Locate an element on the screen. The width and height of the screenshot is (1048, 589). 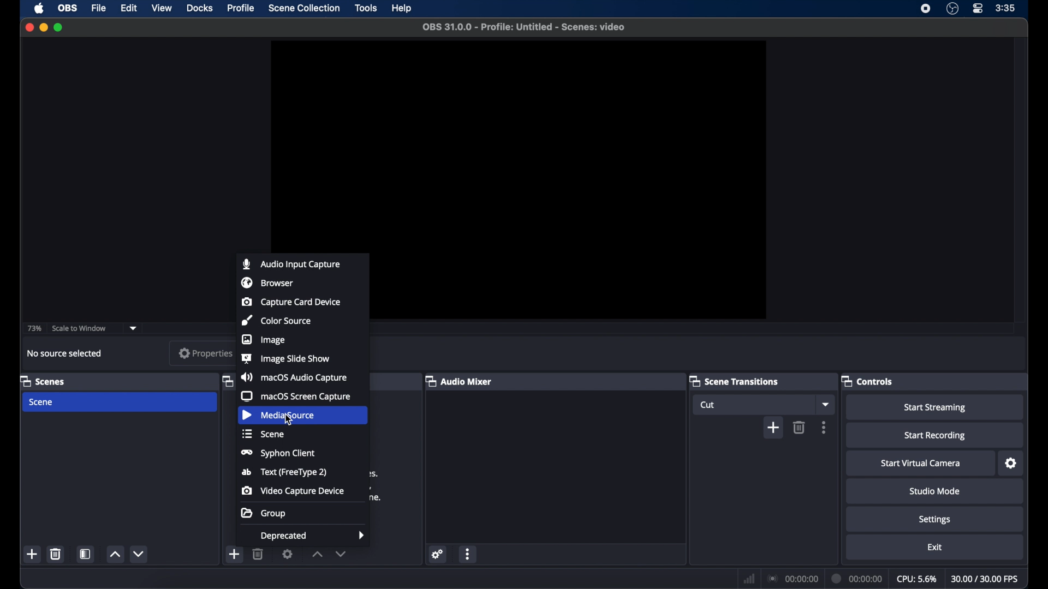
image is located at coordinates (264, 340).